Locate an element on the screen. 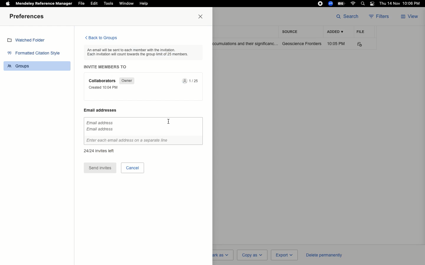 The width and height of the screenshot is (425, 265). Mendeley reference manager is located at coordinates (44, 4).